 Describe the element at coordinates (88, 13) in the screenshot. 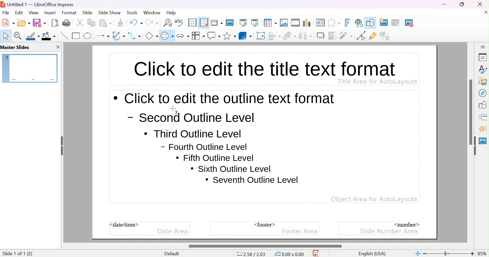

I see `slide` at that location.